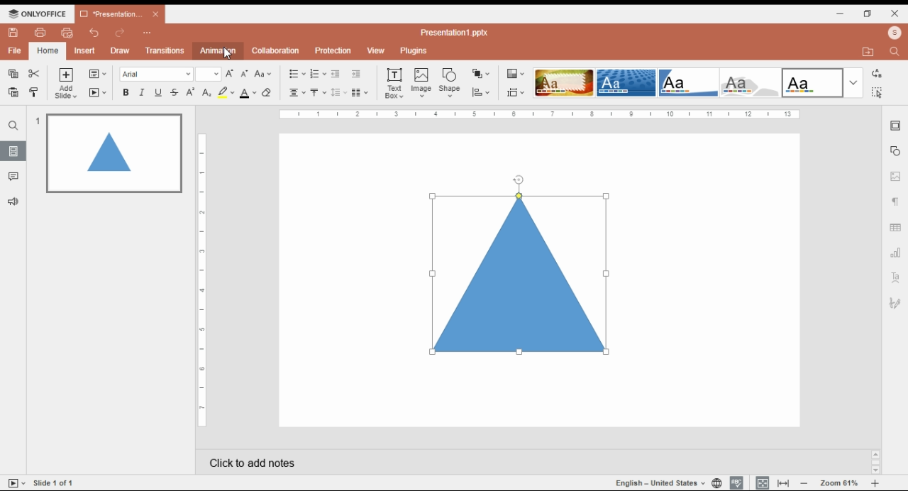 Image resolution: width=908 pixels, height=491 pixels. What do you see at coordinates (17, 482) in the screenshot?
I see `start slideshow` at bounding box center [17, 482].